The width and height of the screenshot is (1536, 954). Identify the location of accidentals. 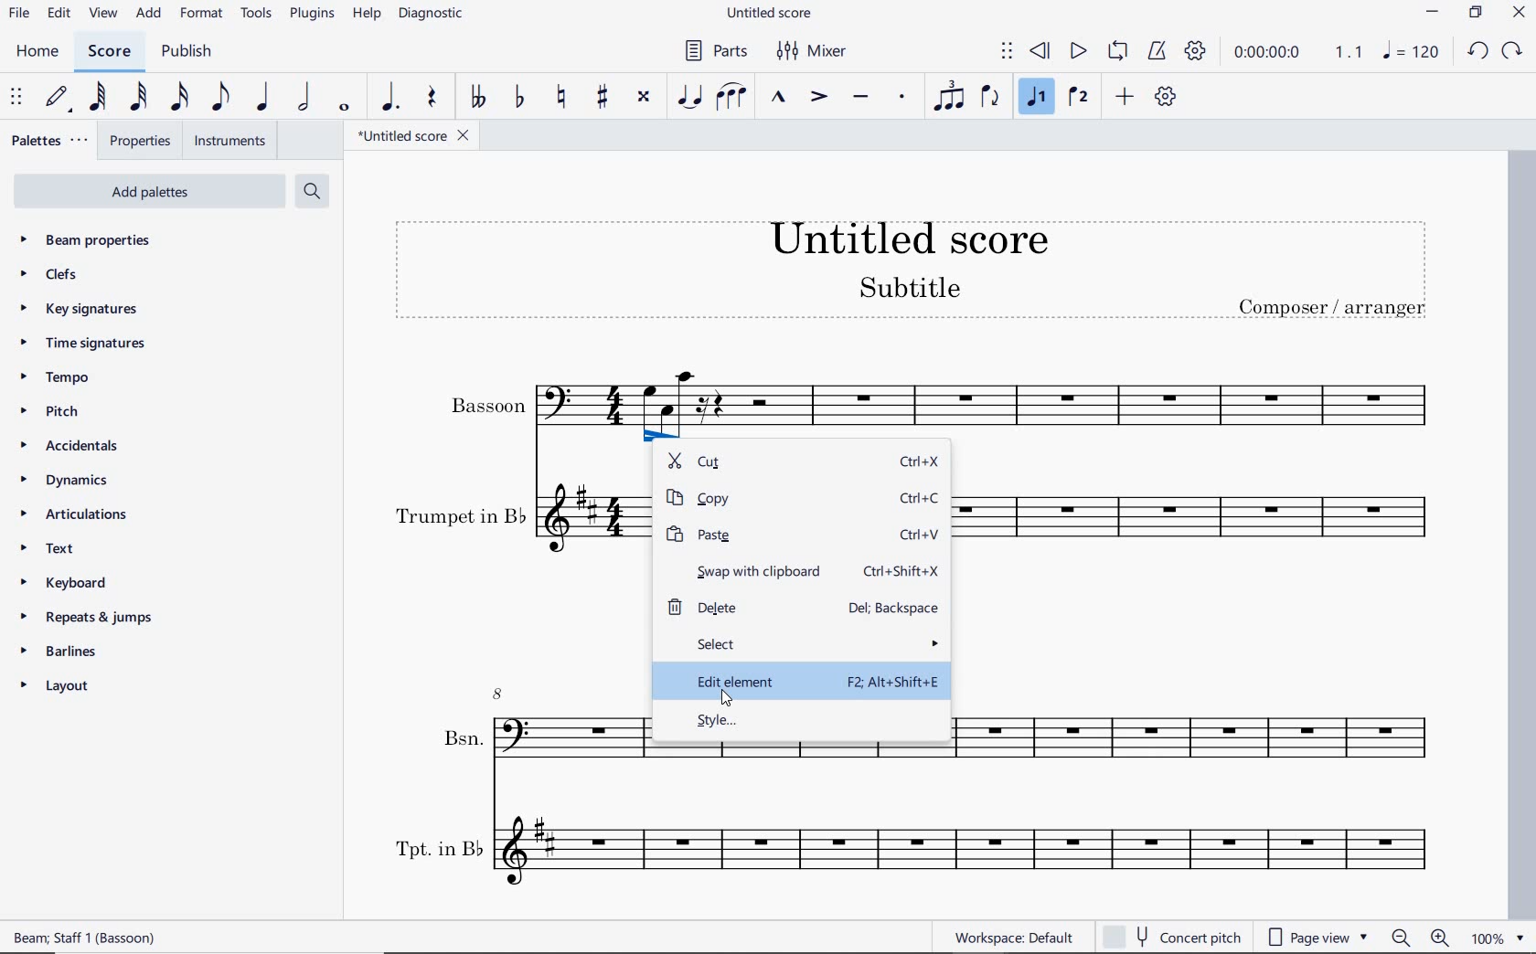
(73, 444).